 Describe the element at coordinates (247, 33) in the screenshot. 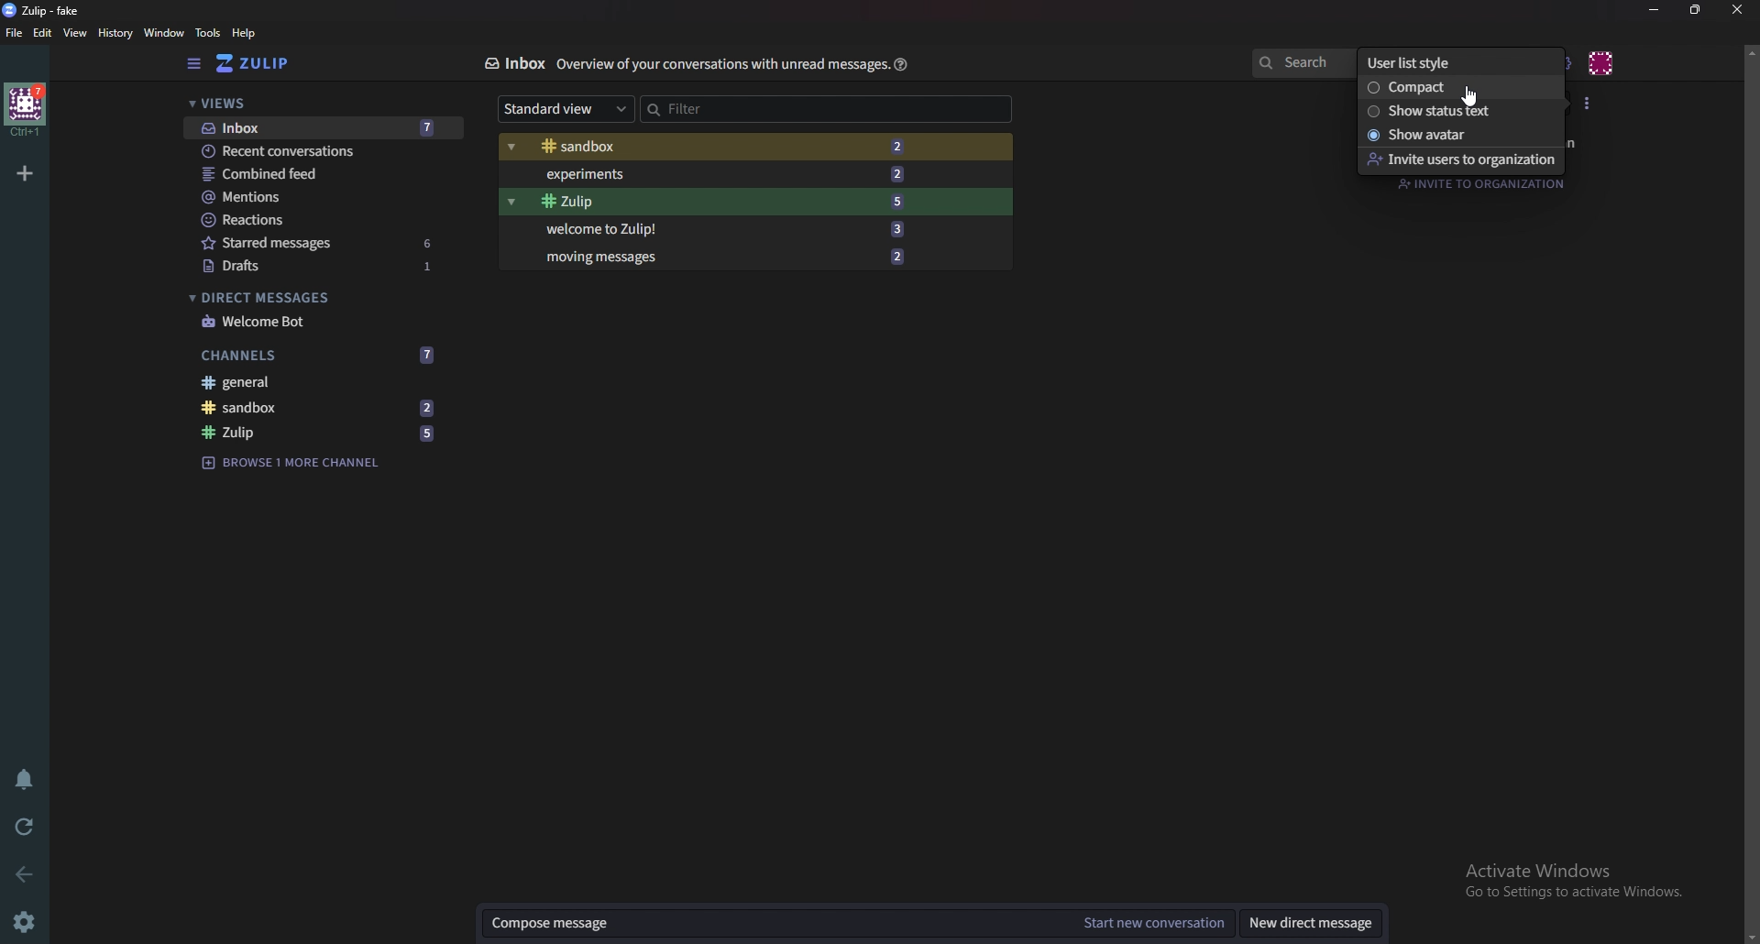

I see `help` at that location.